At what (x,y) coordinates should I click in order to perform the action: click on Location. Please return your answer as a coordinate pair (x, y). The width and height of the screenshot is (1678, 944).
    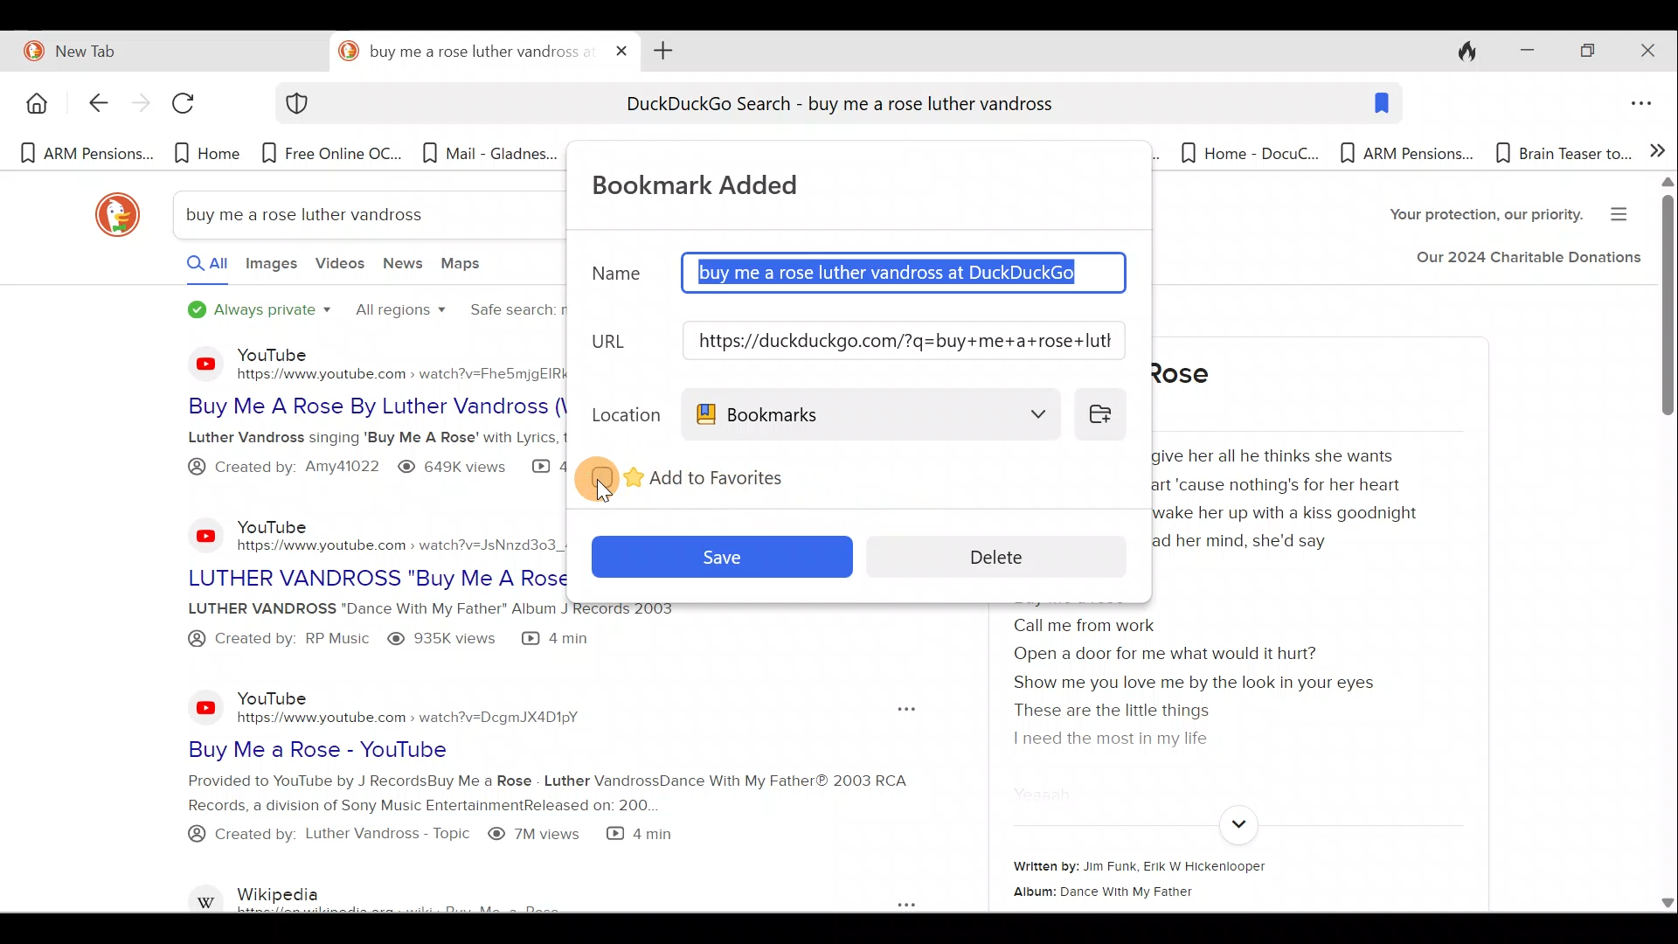
    Looking at the image, I should click on (622, 412).